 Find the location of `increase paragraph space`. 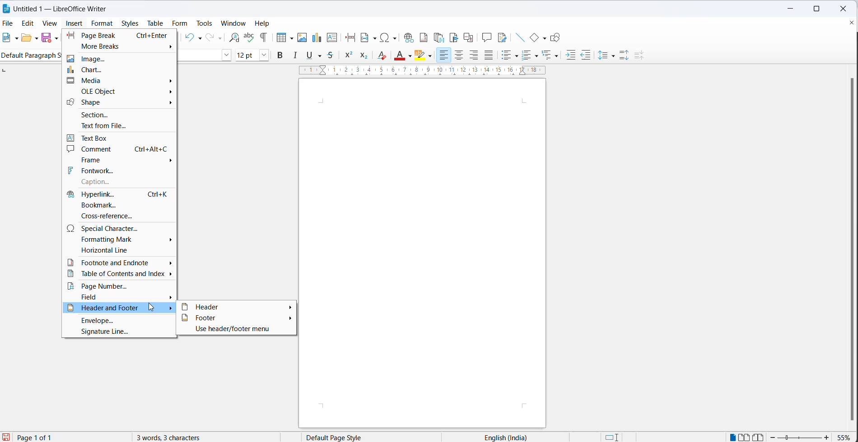

increase paragraph space is located at coordinates (624, 54).